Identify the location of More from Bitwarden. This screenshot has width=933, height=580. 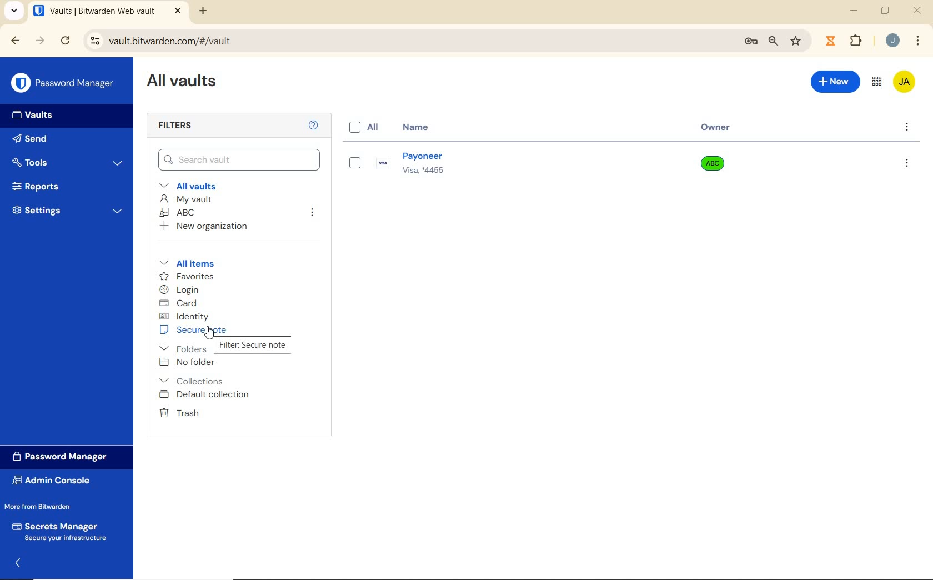
(45, 506).